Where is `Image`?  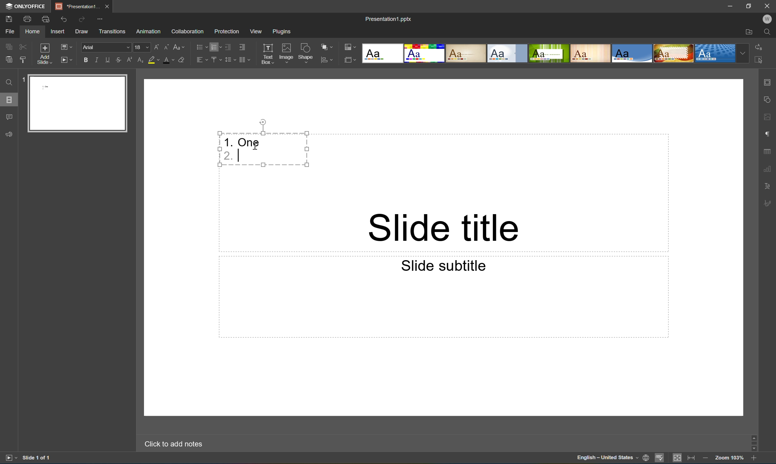 Image is located at coordinates (287, 52).